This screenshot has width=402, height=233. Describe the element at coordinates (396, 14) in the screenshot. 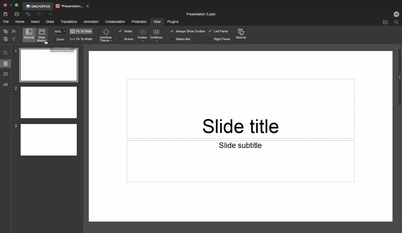

I see `User` at that location.